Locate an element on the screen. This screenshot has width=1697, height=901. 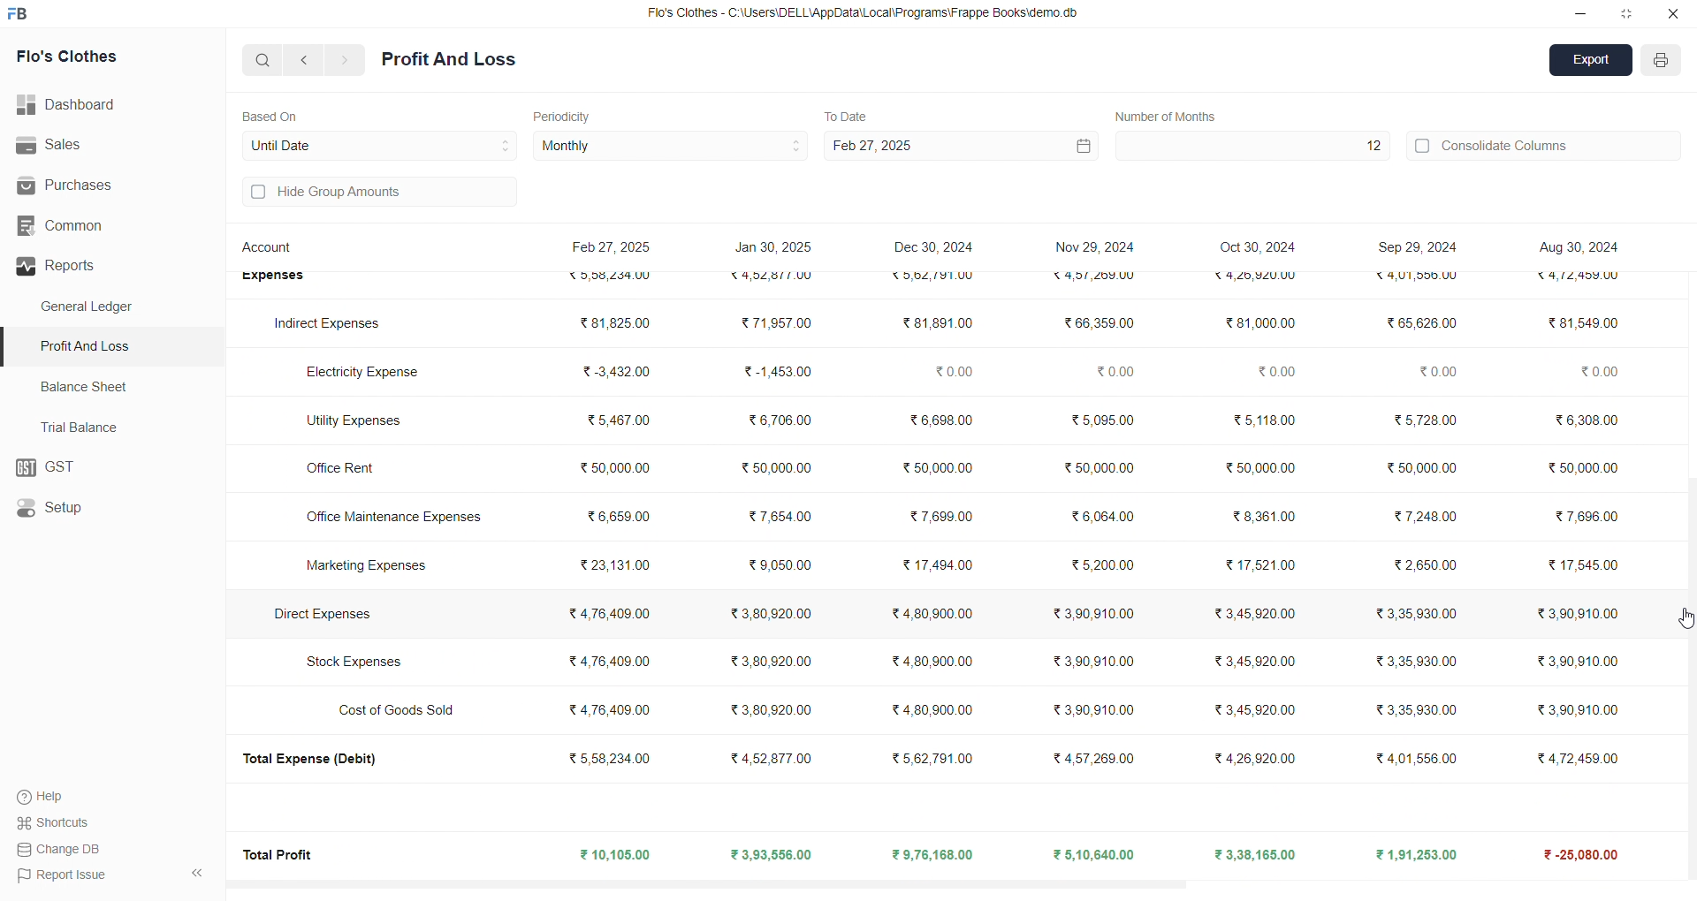
₹ 3,45,920.00 is located at coordinates (1259, 614).